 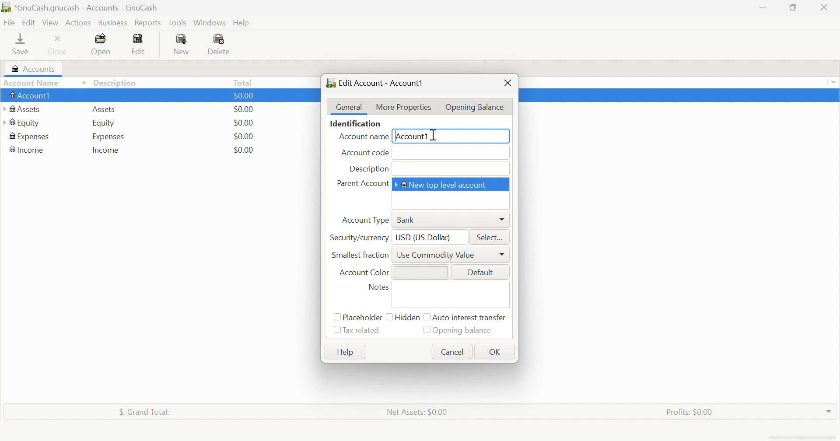 What do you see at coordinates (437, 255) in the screenshot?
I see `Use Commodity Value` at bounding box center [437, 255].